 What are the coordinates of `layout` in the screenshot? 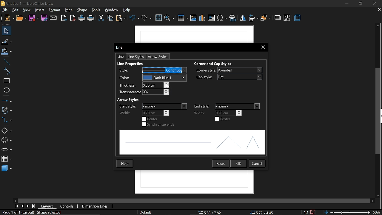 It's located at (48, 206).